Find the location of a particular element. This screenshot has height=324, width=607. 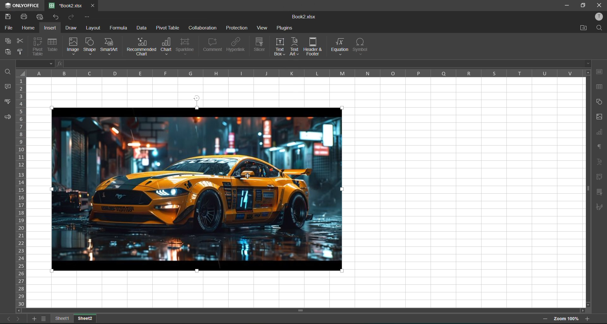

profile is located at coordinates (599, 16).